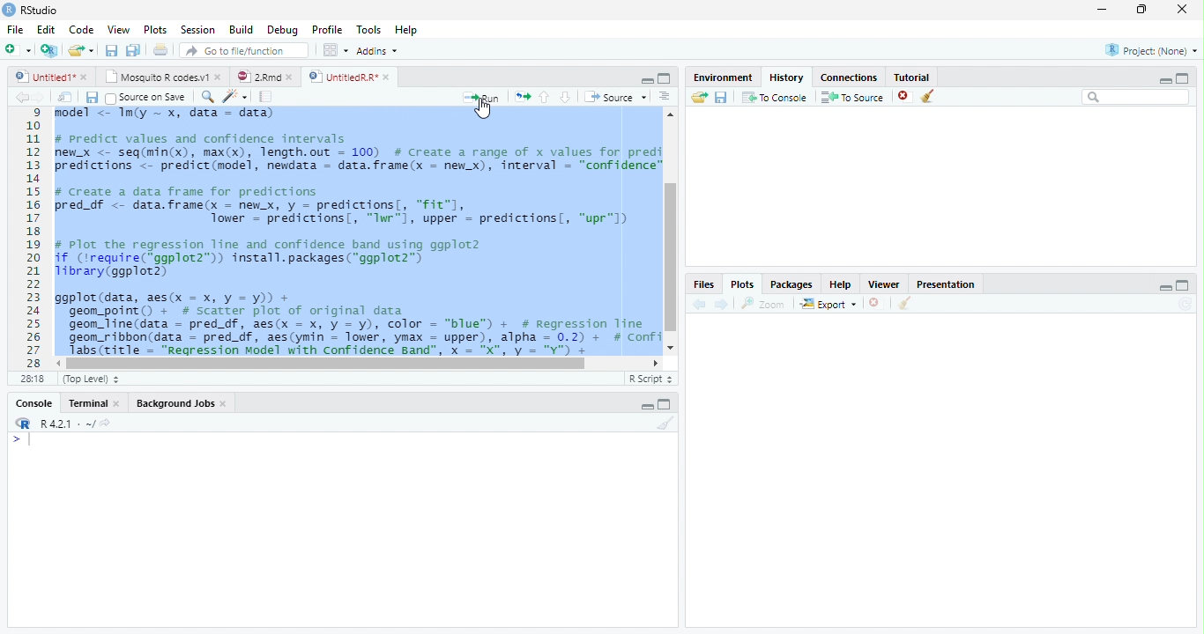 Image resolution: width=1204 pixels, height=634 pixels. Describe the element at coordinates (59, 423) in the screenshot. I see `R 4.2.1` at that location.